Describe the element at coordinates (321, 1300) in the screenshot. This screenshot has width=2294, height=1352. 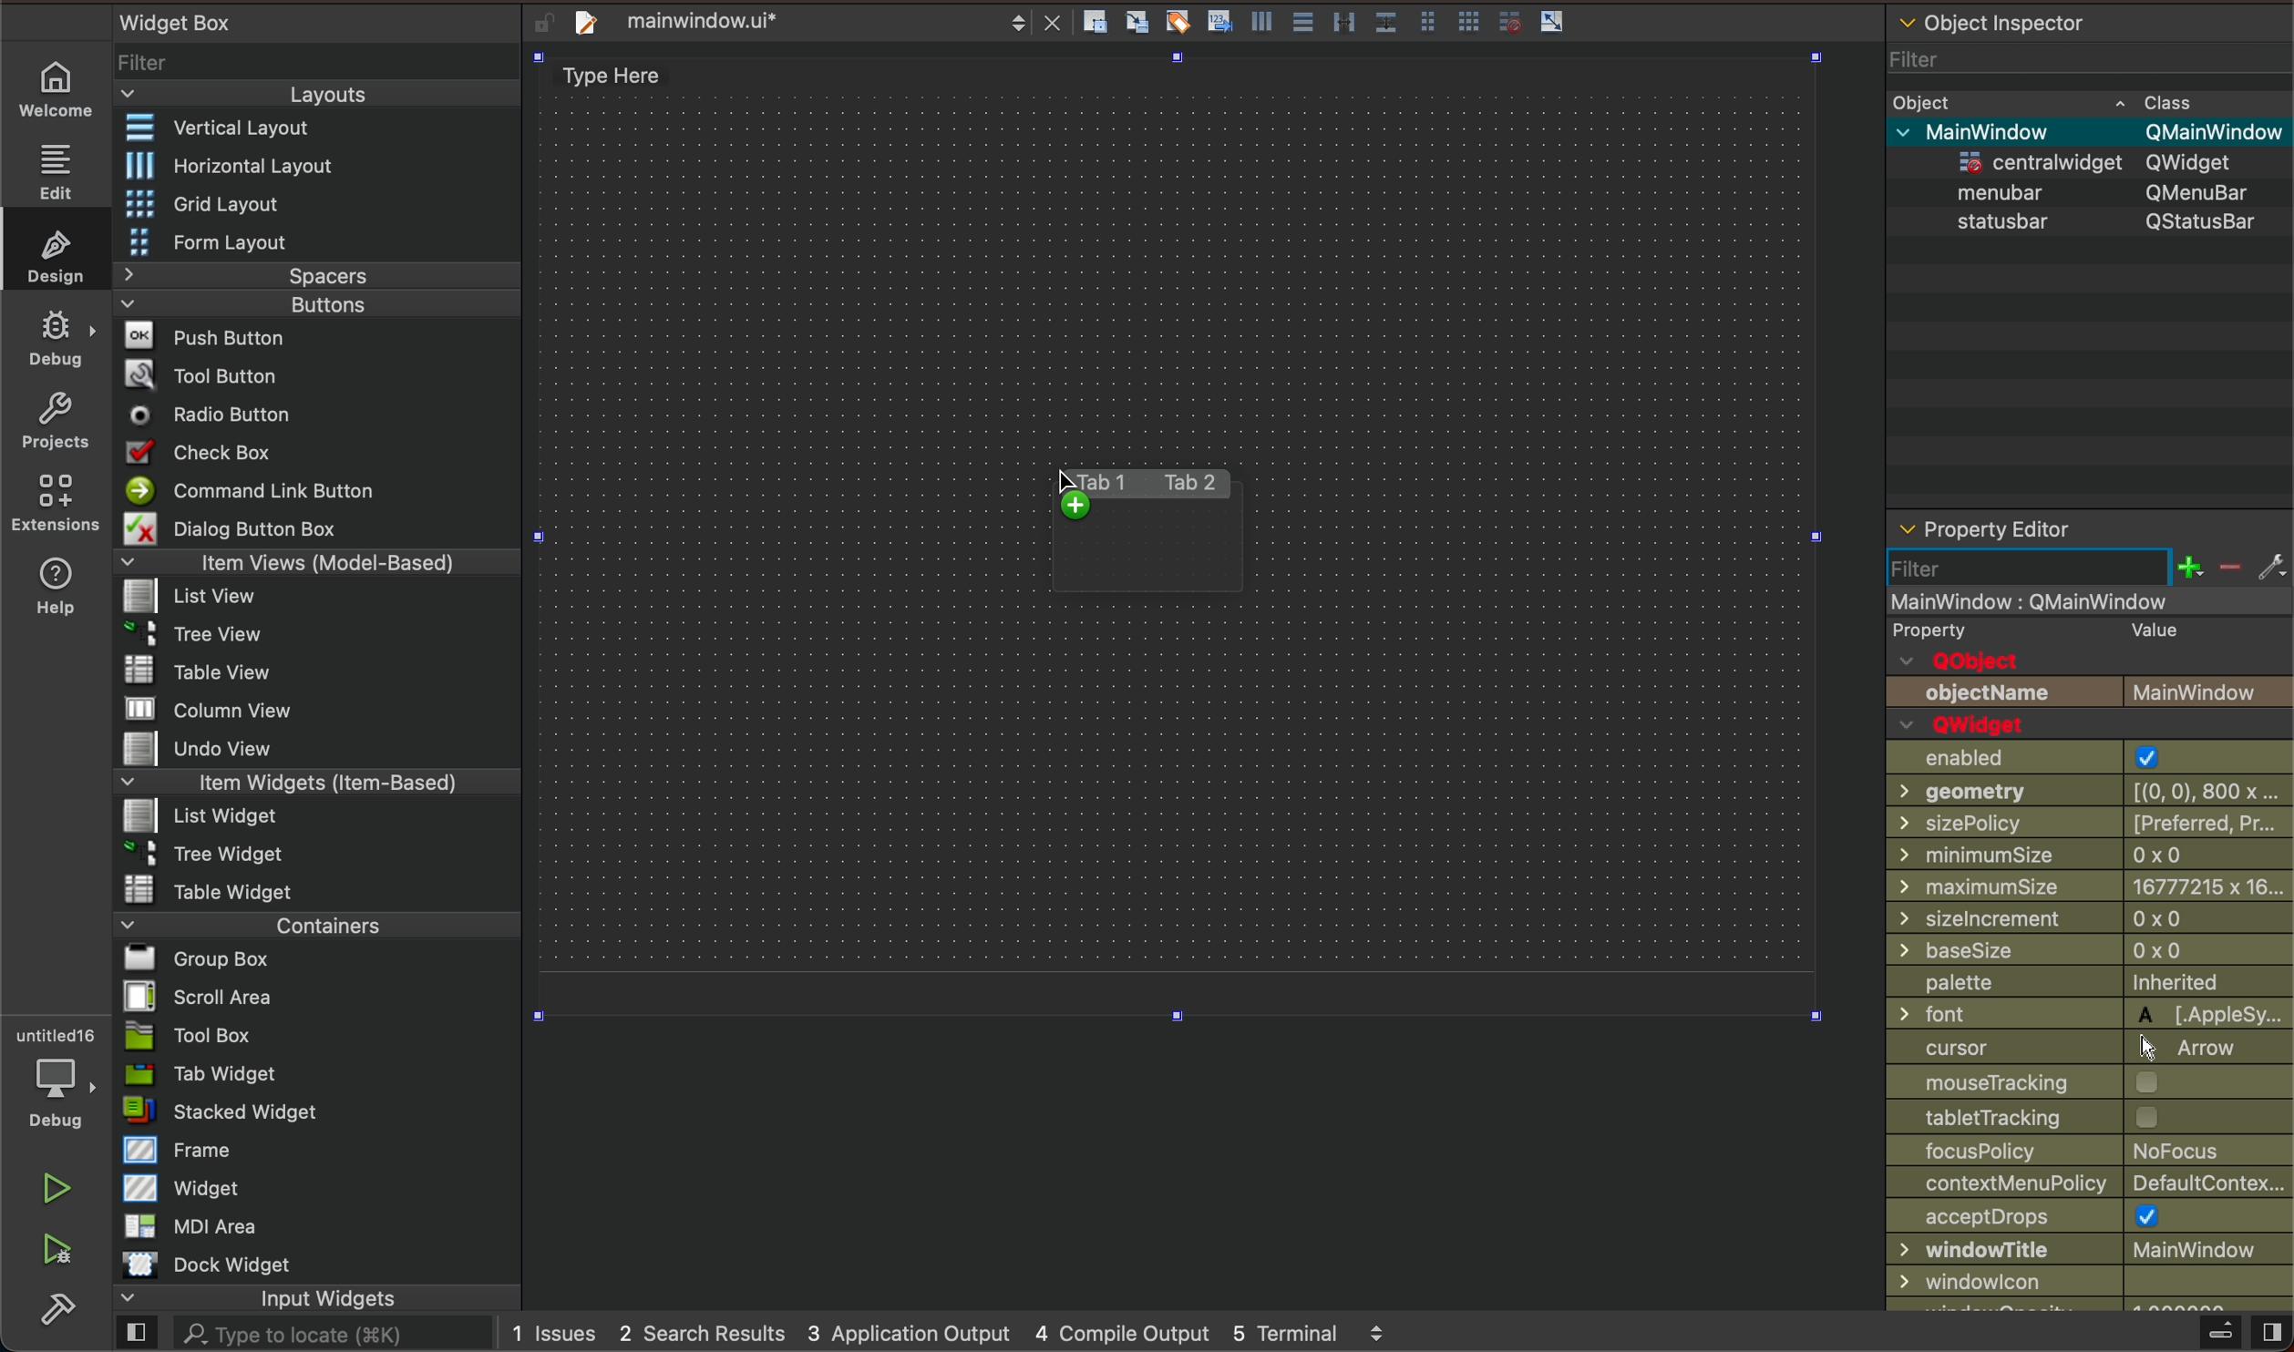
I see `input widgets` at that location.